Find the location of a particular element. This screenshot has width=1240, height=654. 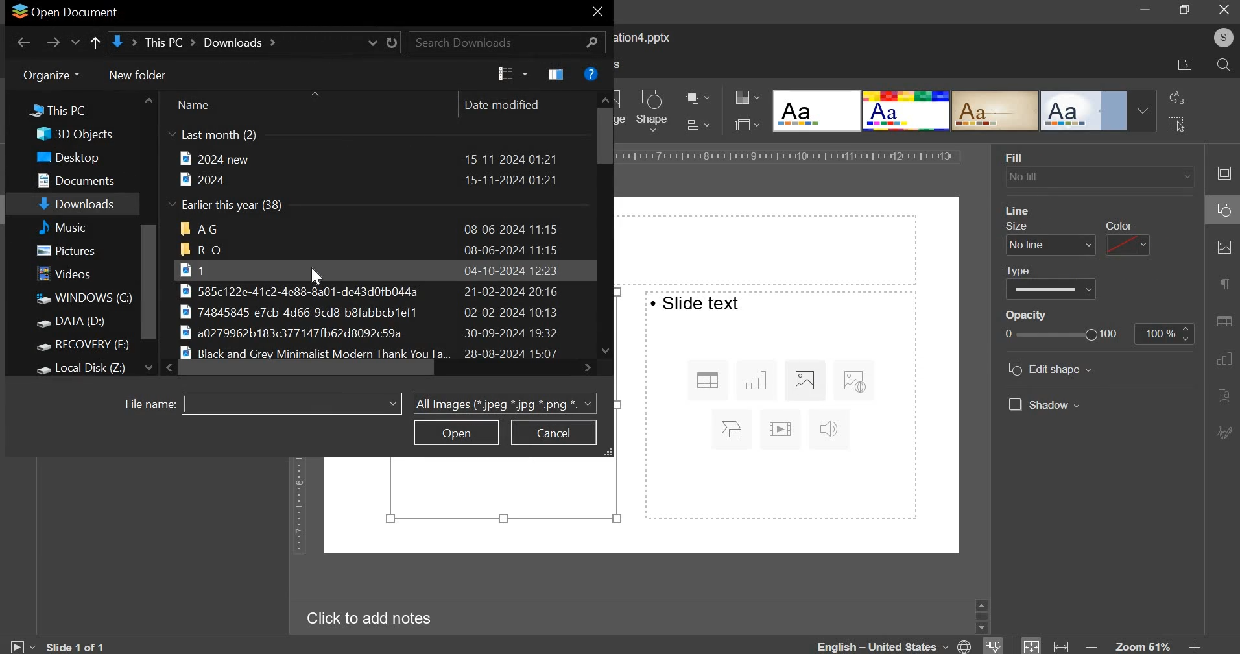

fit to window is located at coordinates (1032, 646).